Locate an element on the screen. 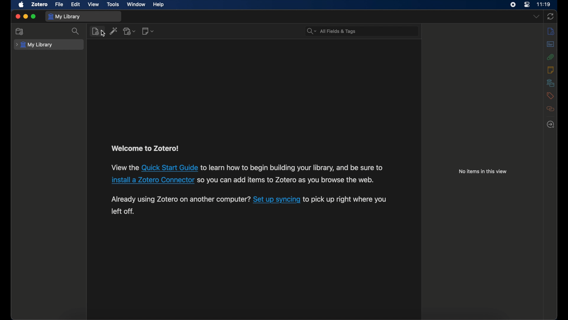  new note is located at coordinates (148, 31).